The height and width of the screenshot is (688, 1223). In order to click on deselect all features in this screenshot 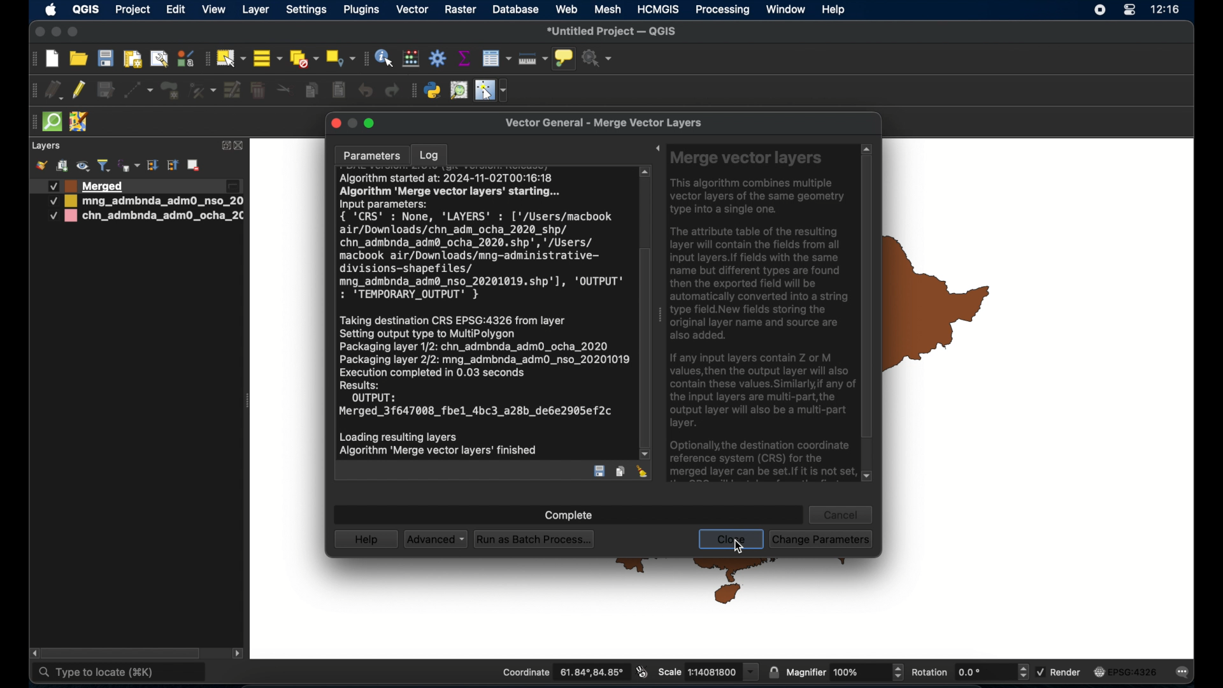, I will do `click(304, 59)`.